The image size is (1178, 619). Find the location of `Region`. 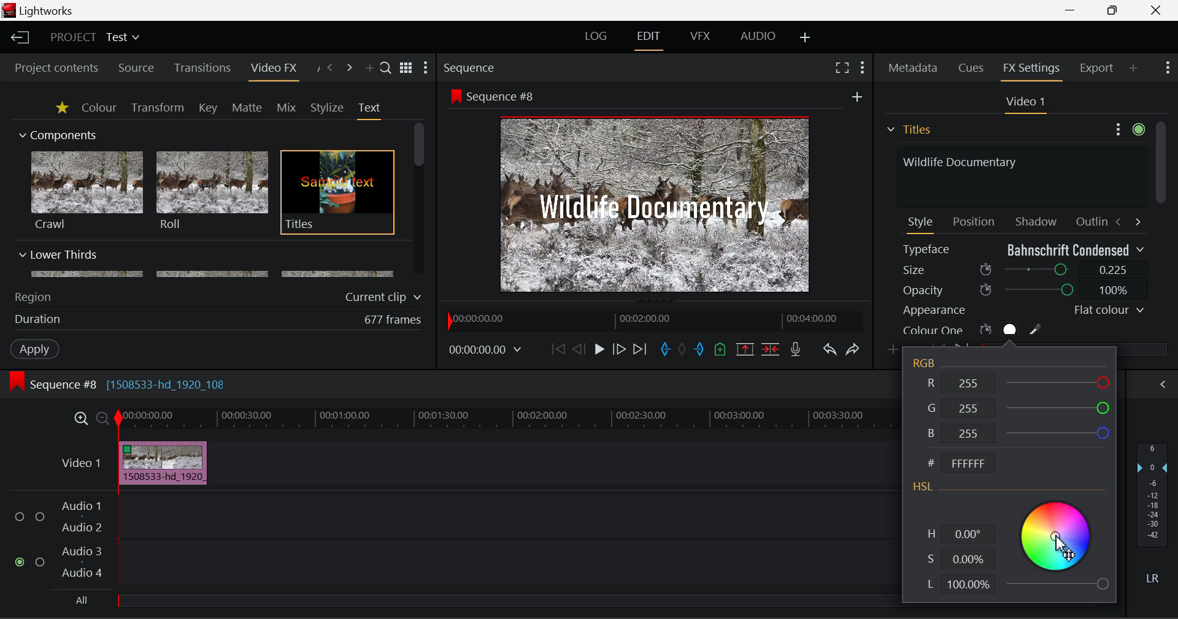

Region is located at coordinates (33, 297).